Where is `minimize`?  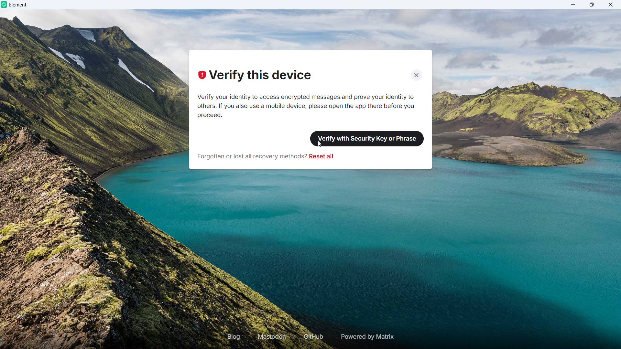
minimize is located at coordinates (573, 5).